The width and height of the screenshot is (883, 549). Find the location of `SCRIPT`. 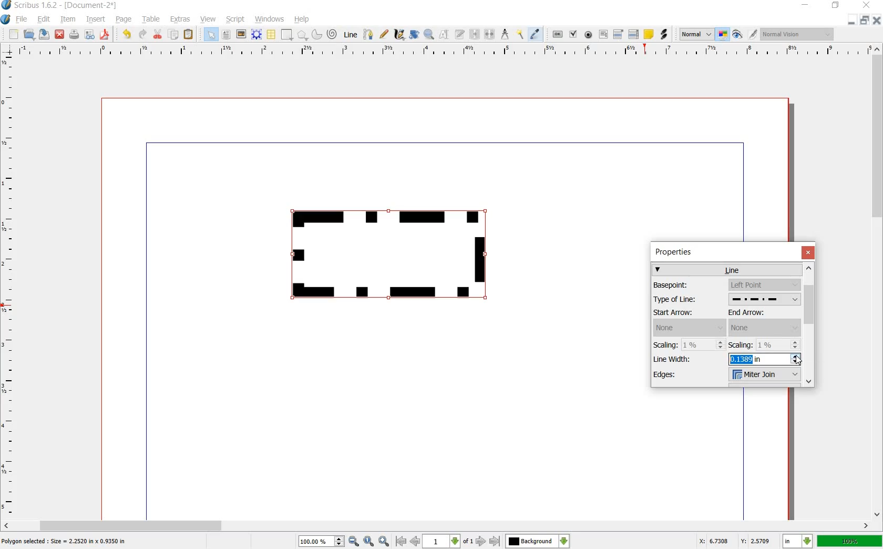

SCRIPT is located at coordinates (234, 19).